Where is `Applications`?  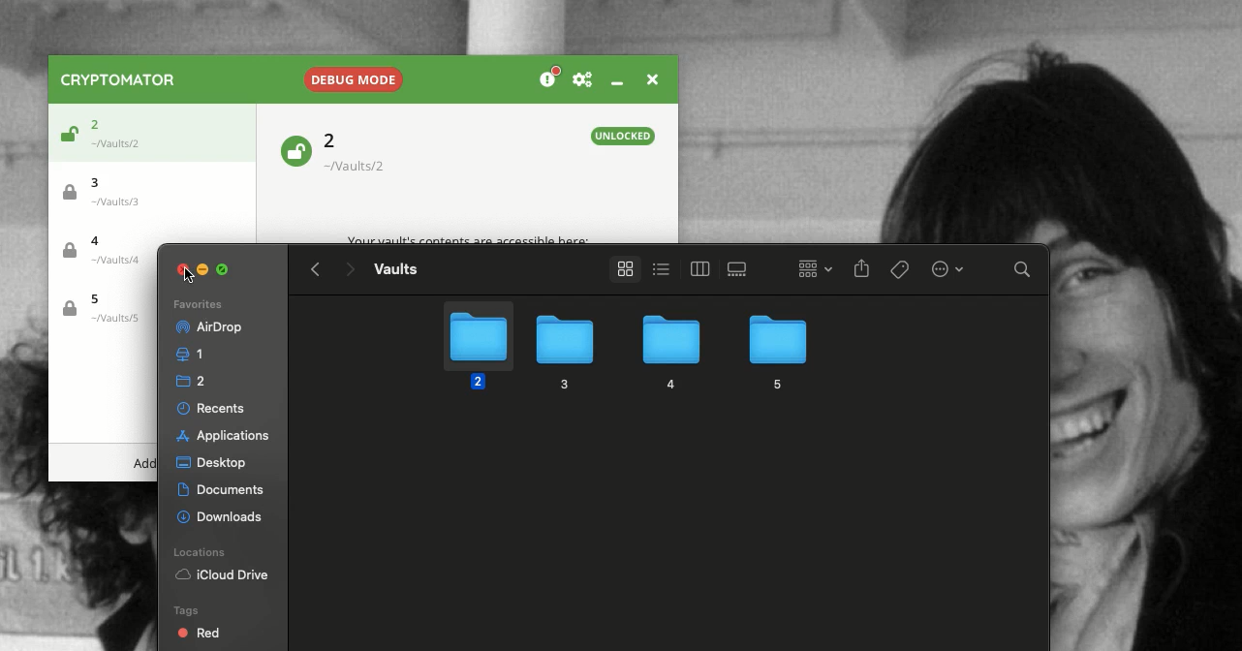 Applications is located at coordinates (220, 409).